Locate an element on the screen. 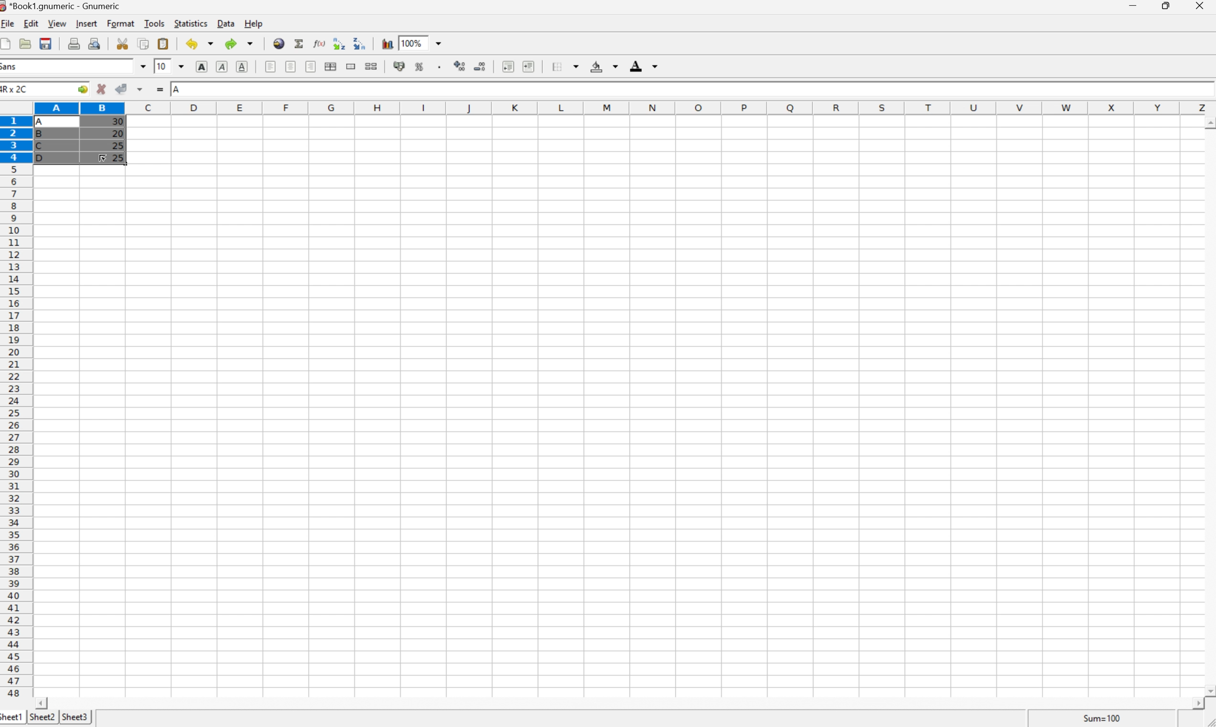 Image resolution: width=1216 pixels, height=727 pixels. Decrease number of decimals displayed is located at coordinates (481, 67).